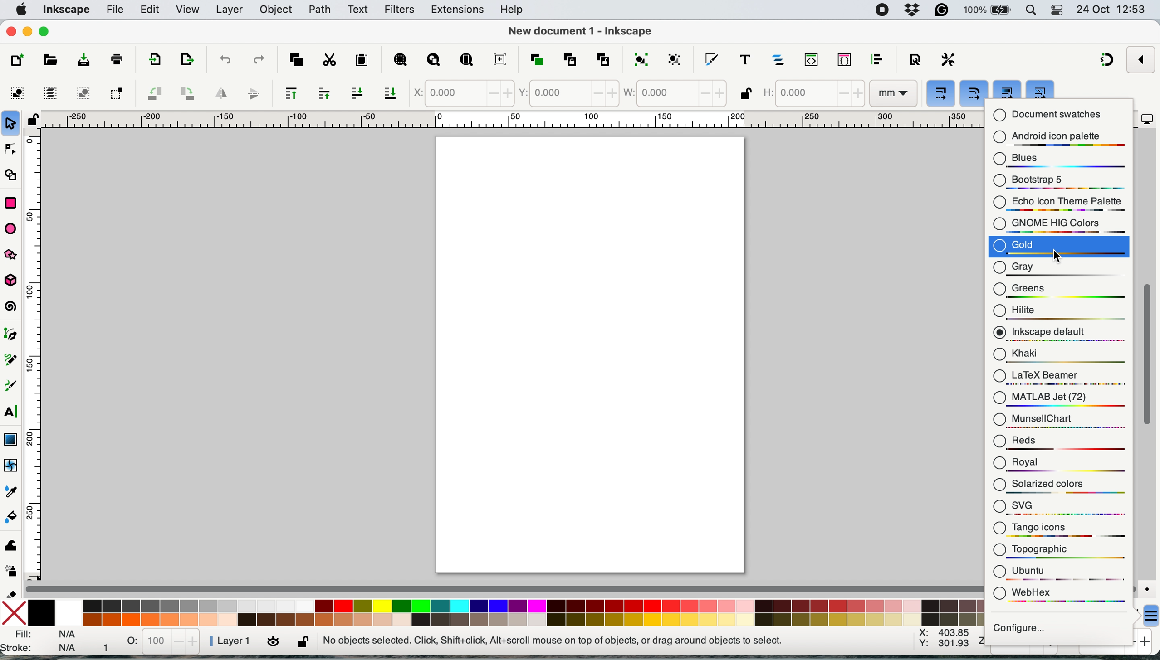 This screenshot has height=660, width=1160. I want to click on document properties, so click(915, 59).